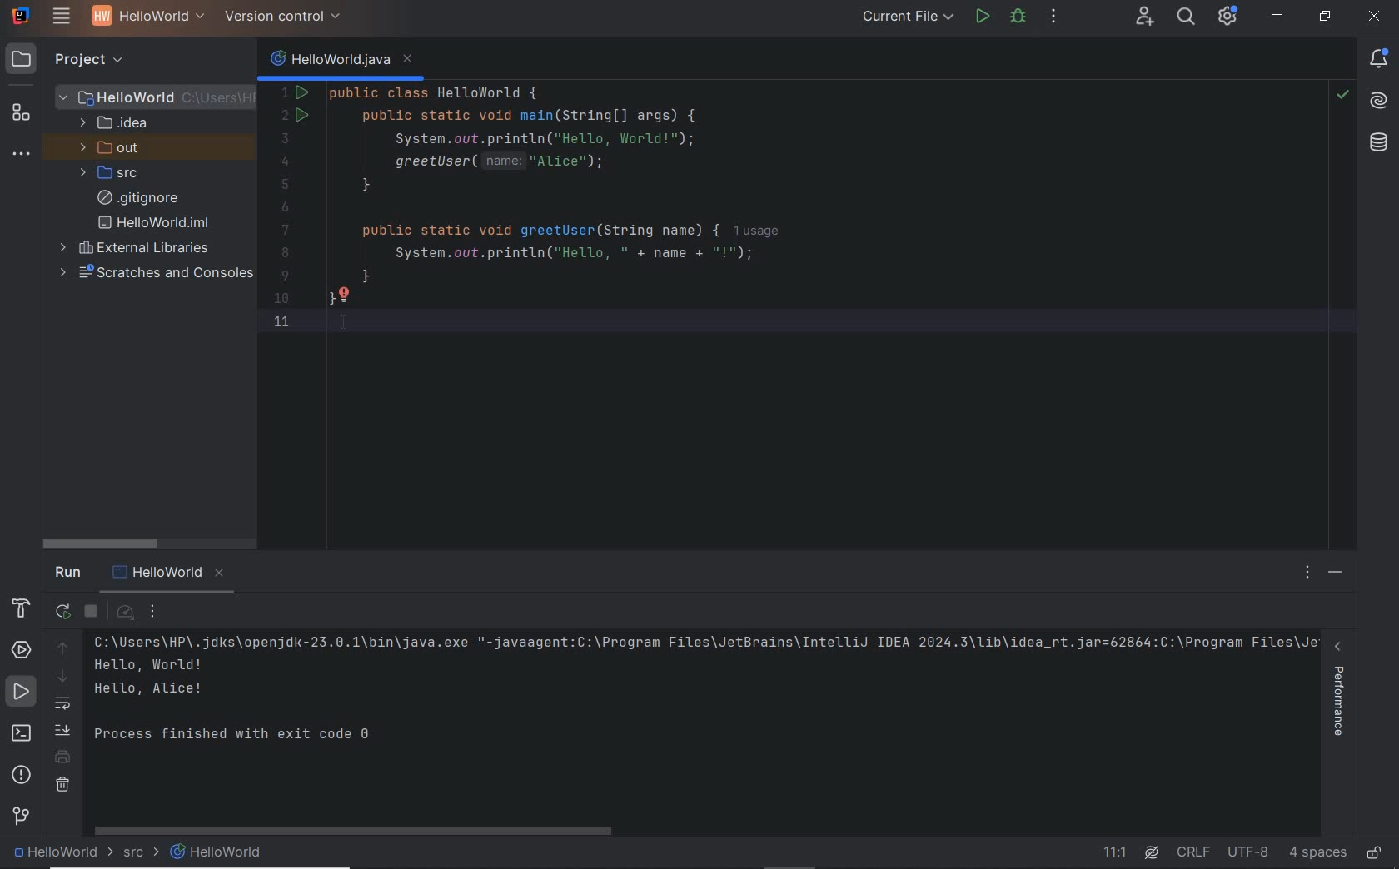  I want to click on out (folder), so click(111, 149).